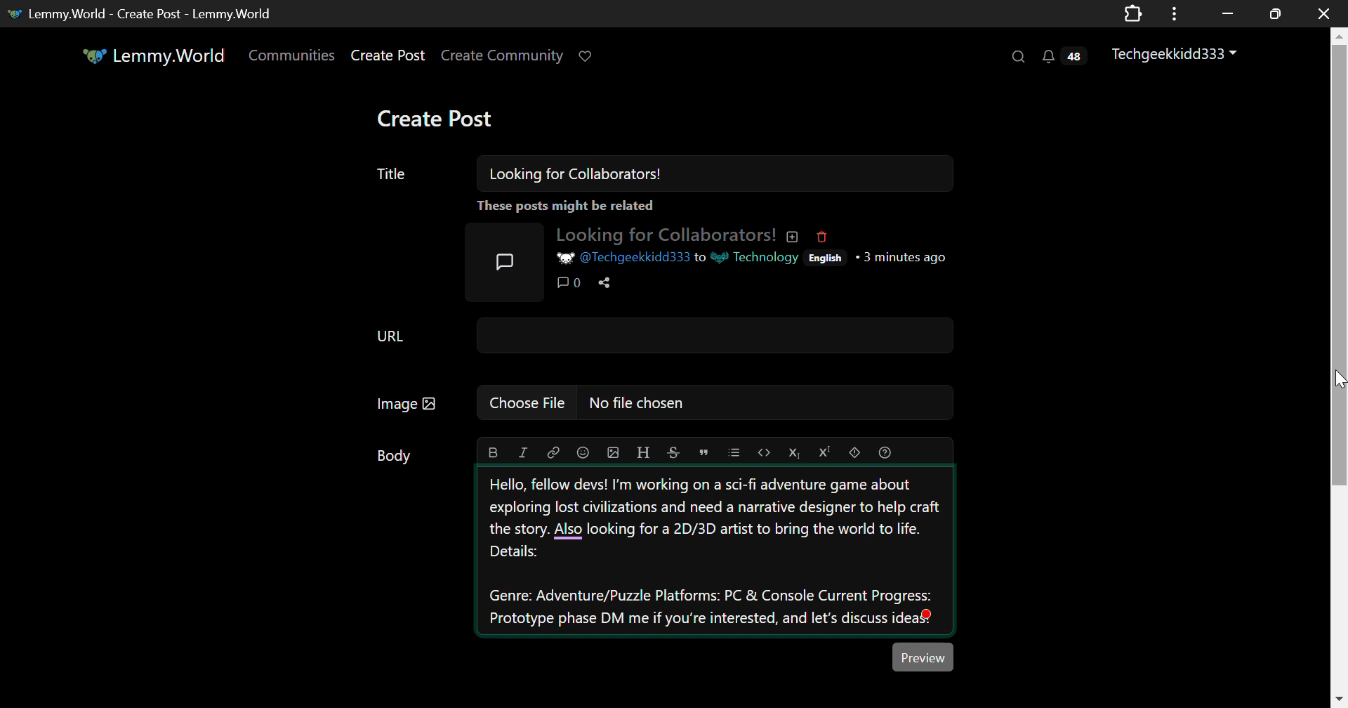 The image size is (1348, 708). Describe the element at coordinates (825, 452) in the screenshot. I see `superscript` at that location.